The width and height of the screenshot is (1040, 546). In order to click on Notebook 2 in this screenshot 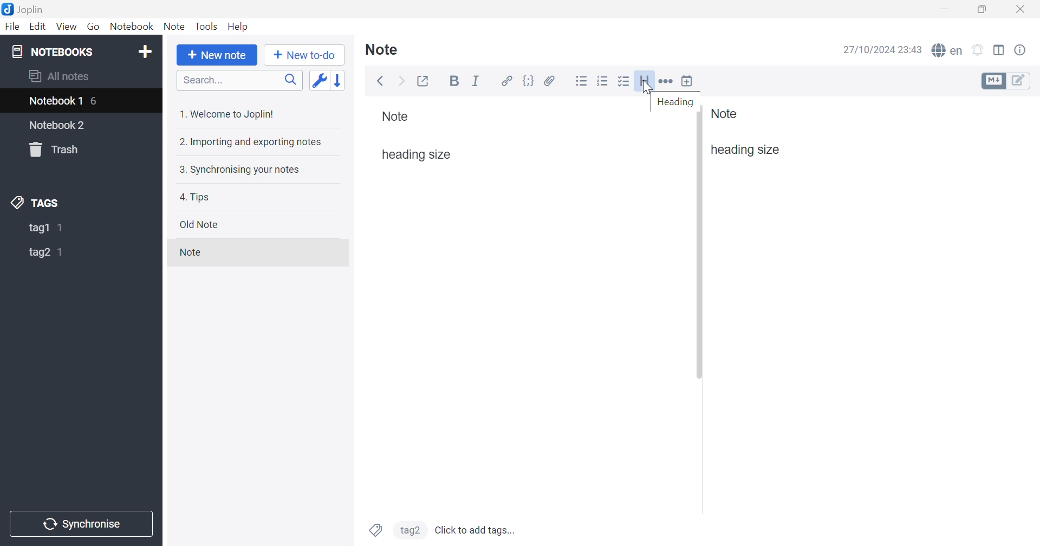, I will do `click(58, 126)`.